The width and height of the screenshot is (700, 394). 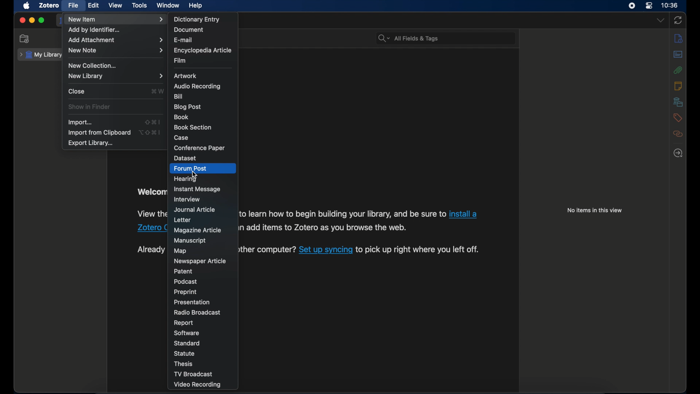 I want to click on obscure text, so click(x=151, y=250).